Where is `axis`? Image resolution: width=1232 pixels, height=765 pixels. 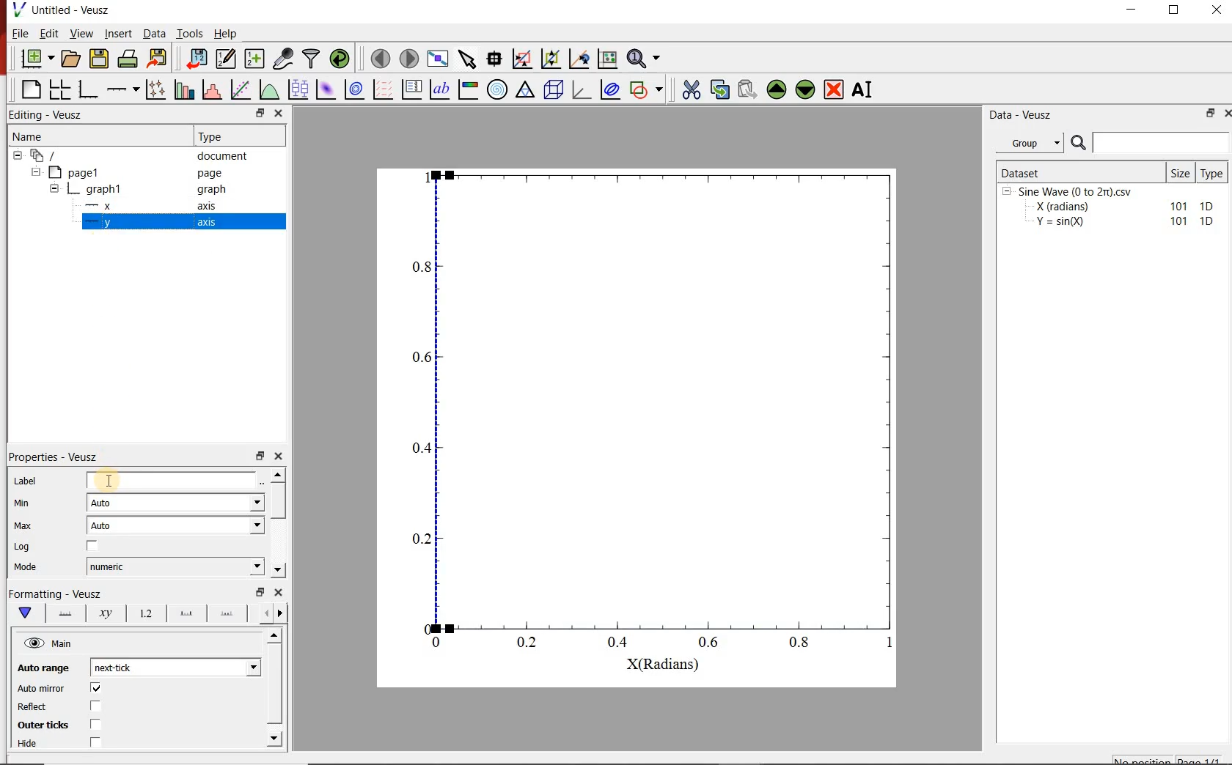 axis is located at coordinates (208, 205).